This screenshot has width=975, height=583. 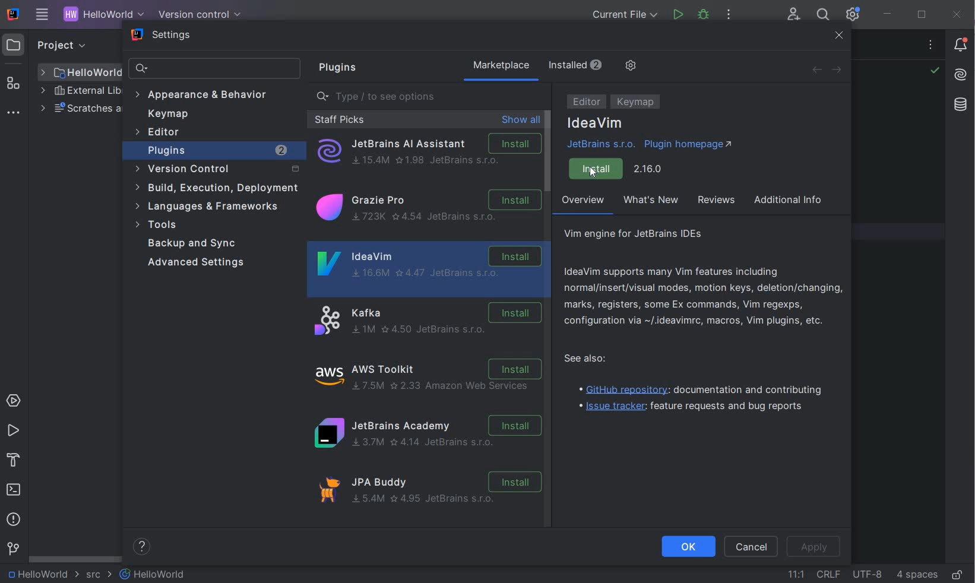 What do you see at coordinates (704, 295) in the screenshot?
I see `IdeaVim supports many Vim features including` at bounding box center [704, 295].